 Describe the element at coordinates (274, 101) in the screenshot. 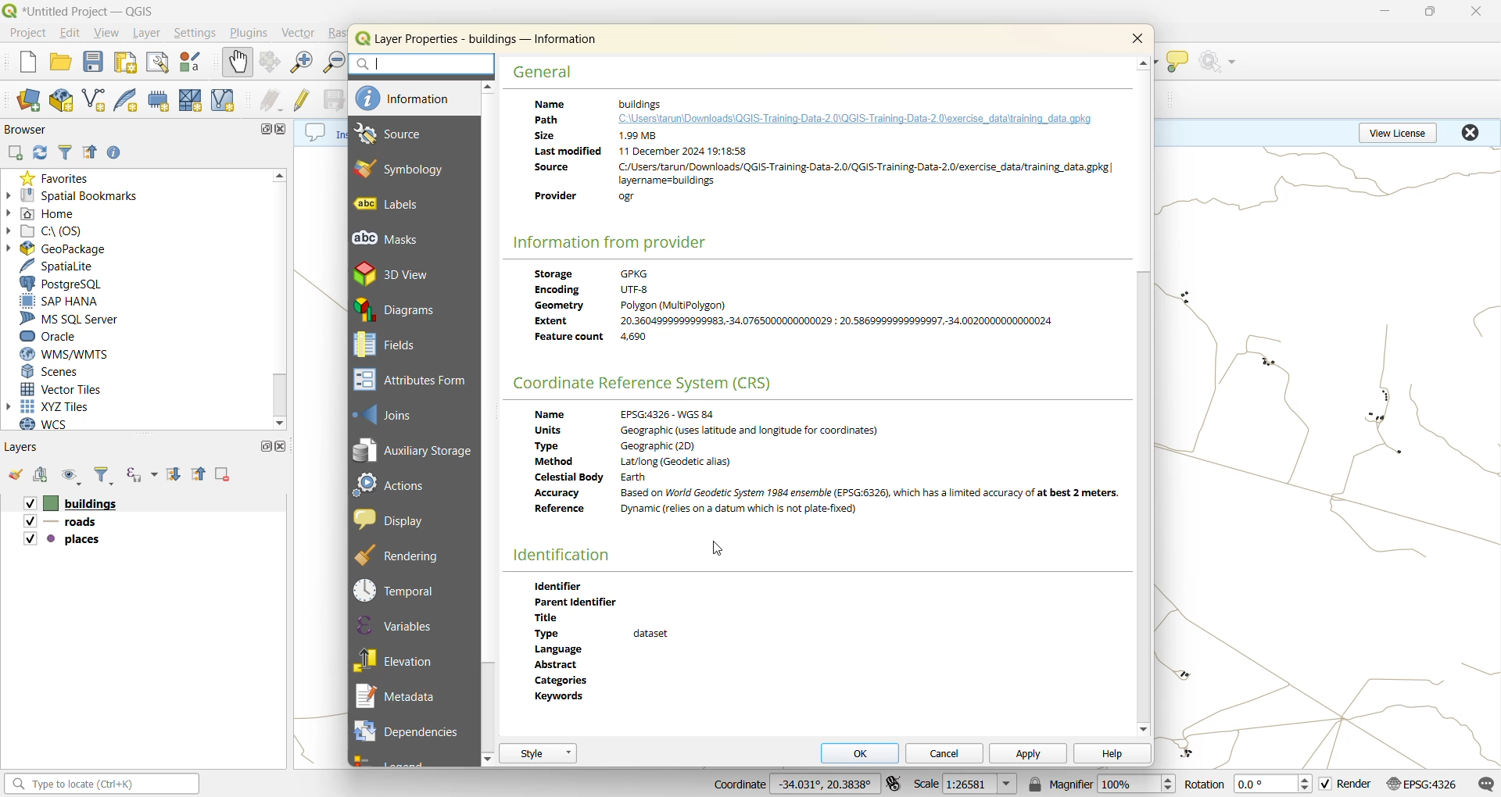

I see `edits` at that location.